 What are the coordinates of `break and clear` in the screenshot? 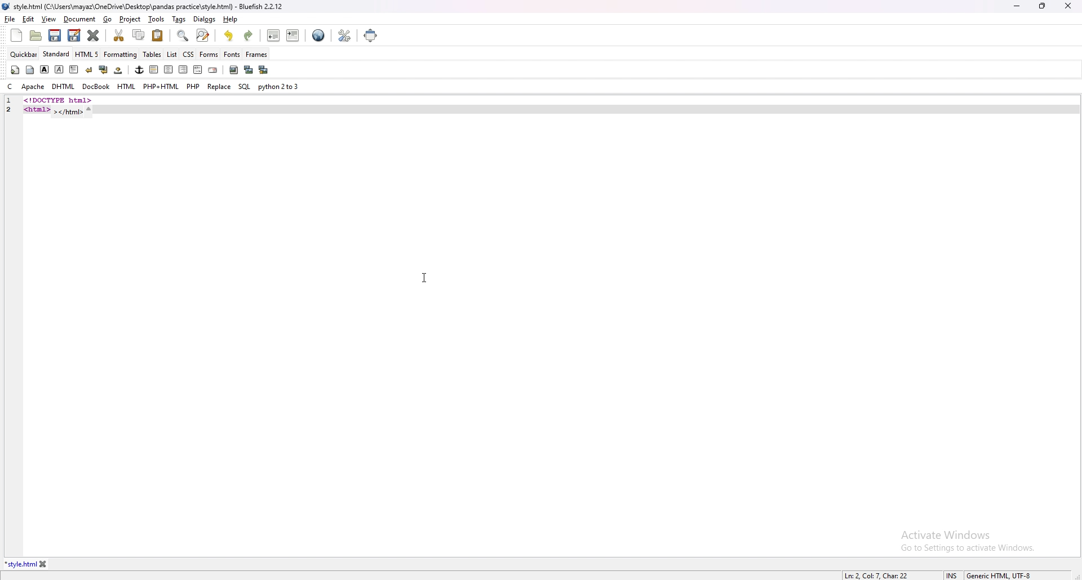 It's located at (103, 70).